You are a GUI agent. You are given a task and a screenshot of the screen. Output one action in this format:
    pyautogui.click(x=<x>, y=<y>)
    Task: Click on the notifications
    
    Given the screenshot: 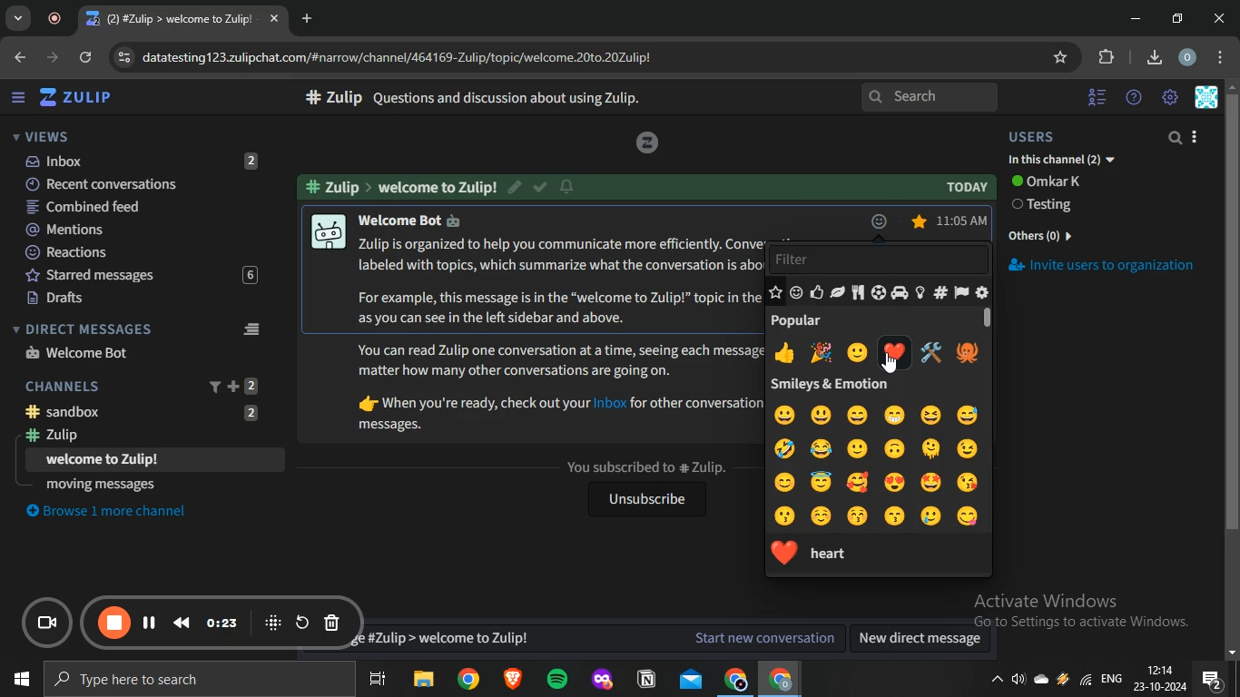 What is the action you would take?
    pyautogui.click(x=1212, y=680)
    